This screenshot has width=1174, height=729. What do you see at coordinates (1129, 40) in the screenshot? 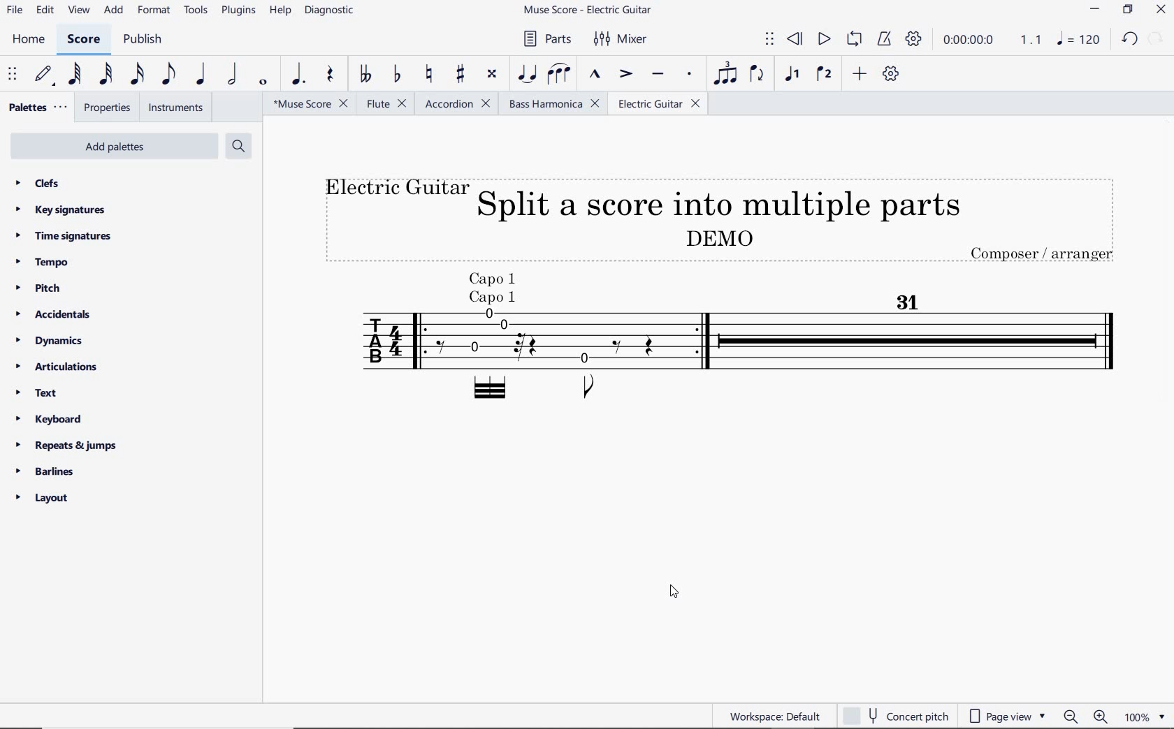
I see `UNDO` at bounding box center [1129, 40].